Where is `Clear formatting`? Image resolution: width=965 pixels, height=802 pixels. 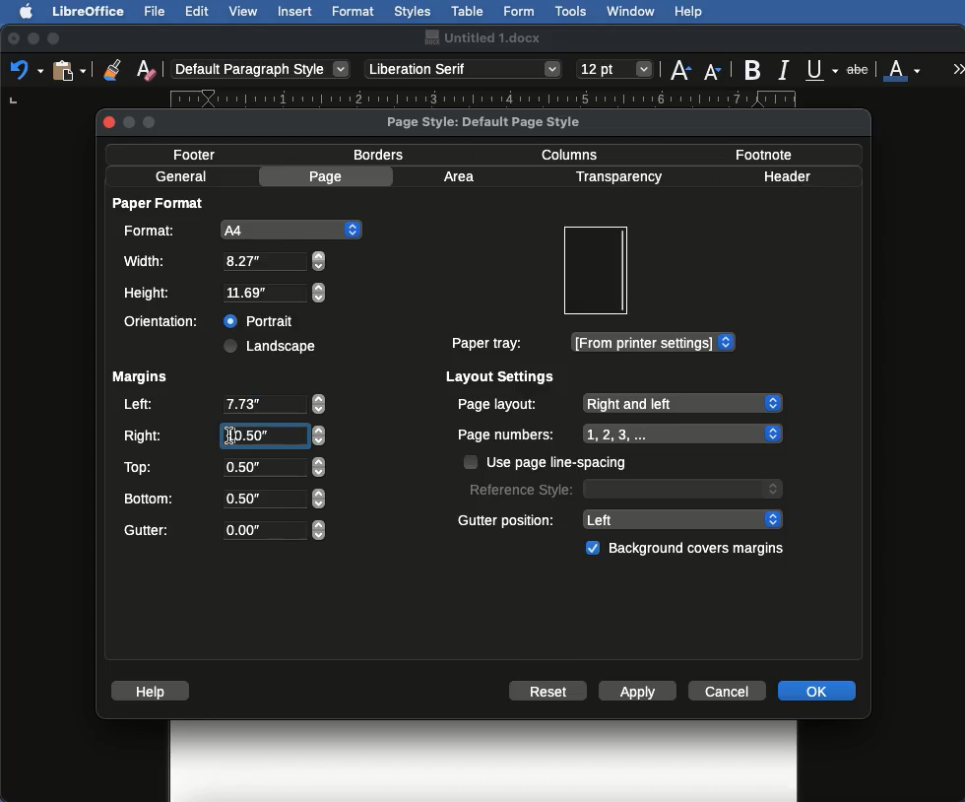 Clear formatting is located at coordinates (146, 68).